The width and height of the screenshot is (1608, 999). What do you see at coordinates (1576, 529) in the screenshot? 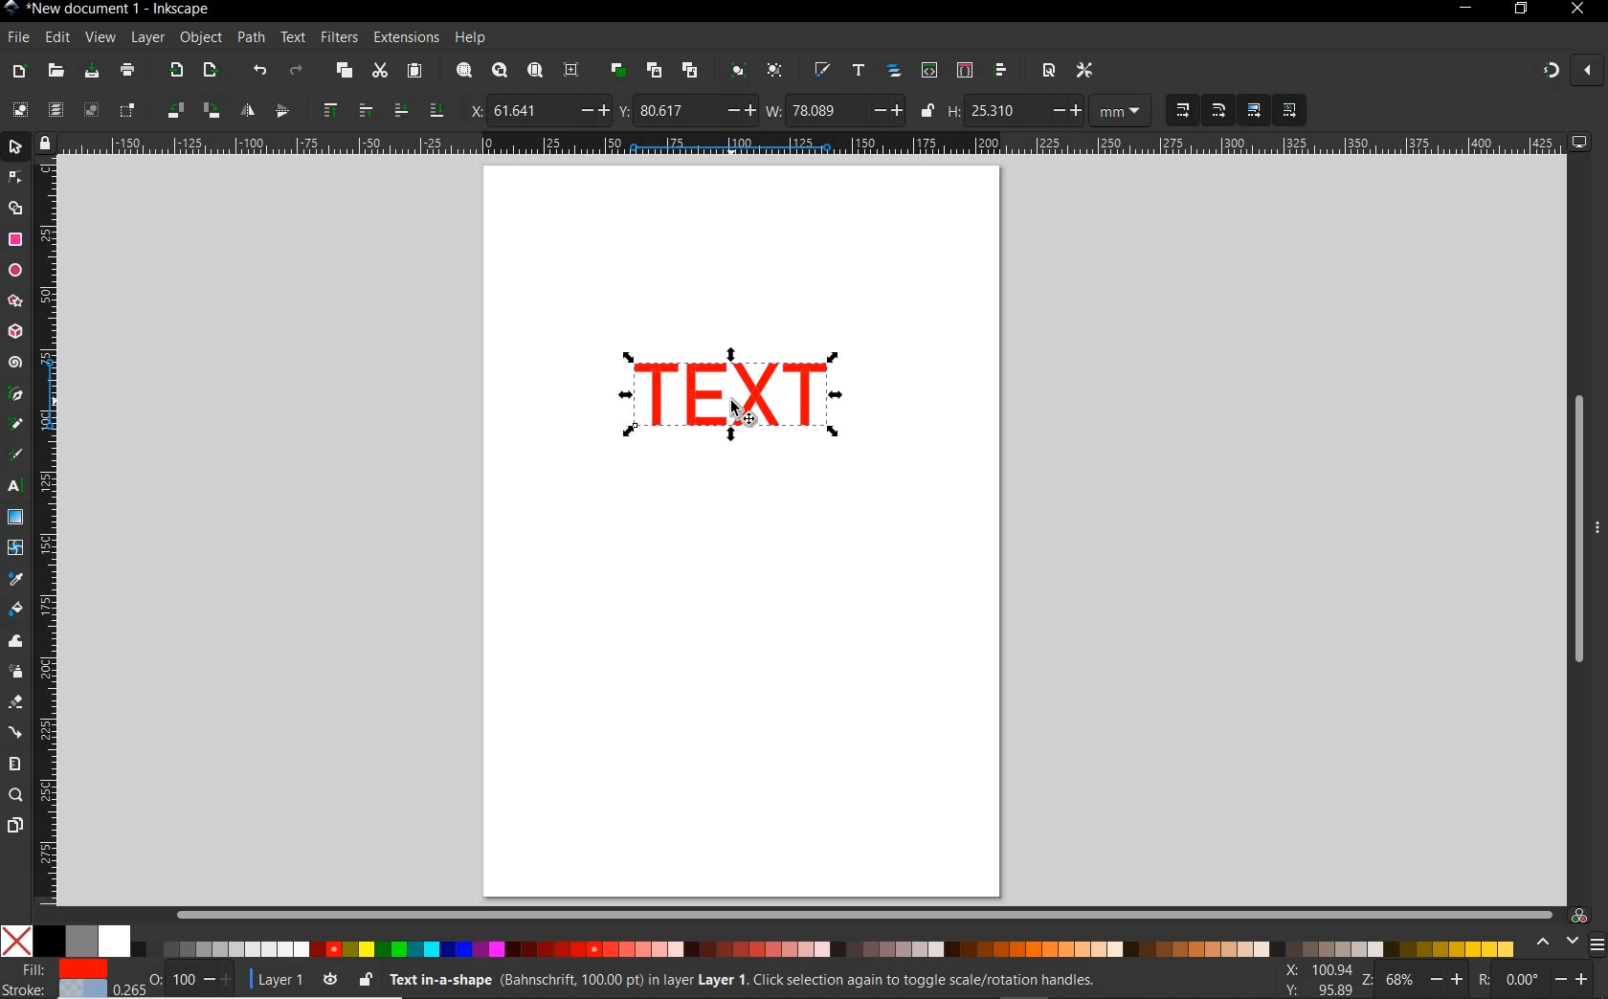
I see `scrollbar` at bounding box center [1576, 529].